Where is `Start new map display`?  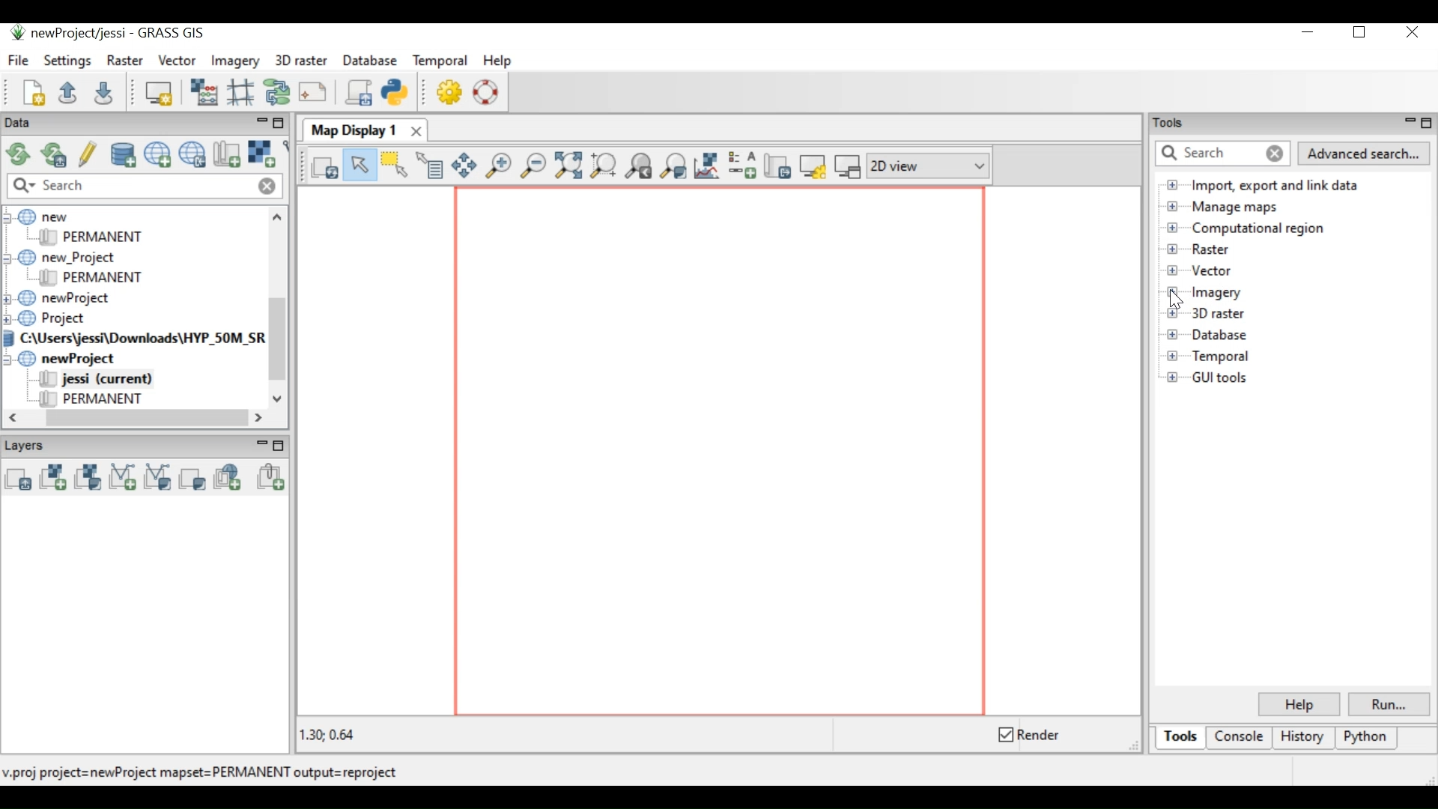 Start new map display is located at coordinates (155, 91).